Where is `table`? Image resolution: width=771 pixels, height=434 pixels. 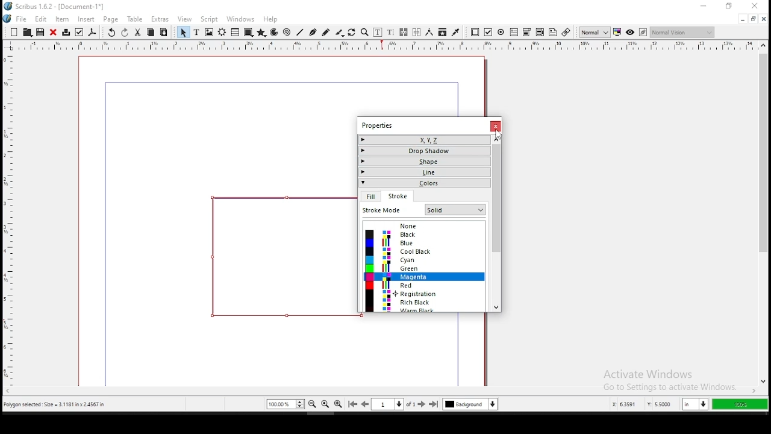
table is located at coordinates (136, 19).